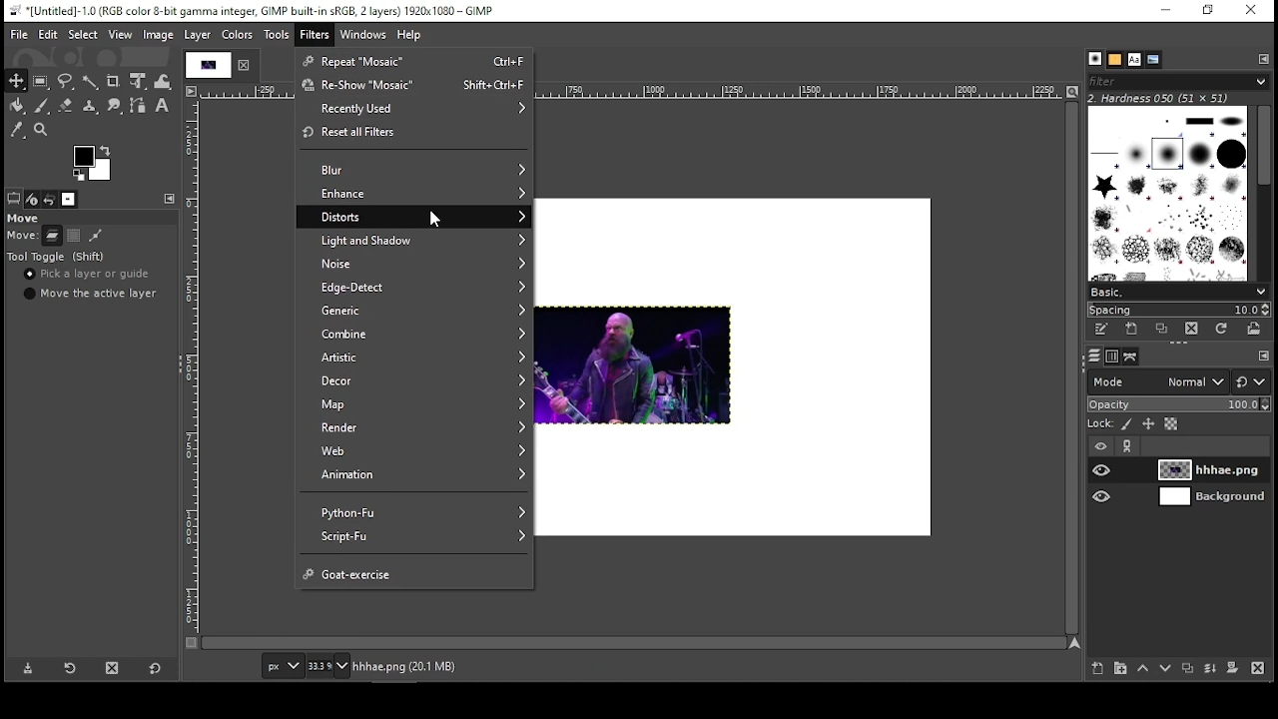 The width and height of the screenshot is (1278, 719). What do you see at coordinates (409, 36) in the screenshot?
I see `help` at bounding box center [409, 36].